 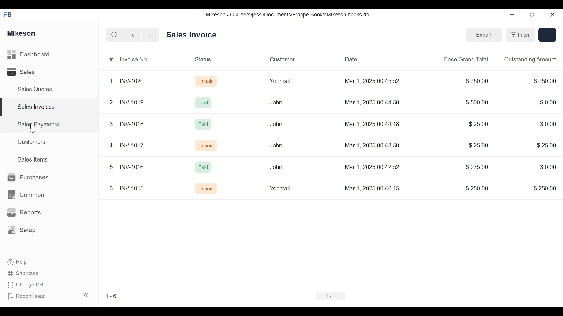 What do you see at coordinates (108, 167) in the screenshot?
I see `5` at bounding box center [108, 167].